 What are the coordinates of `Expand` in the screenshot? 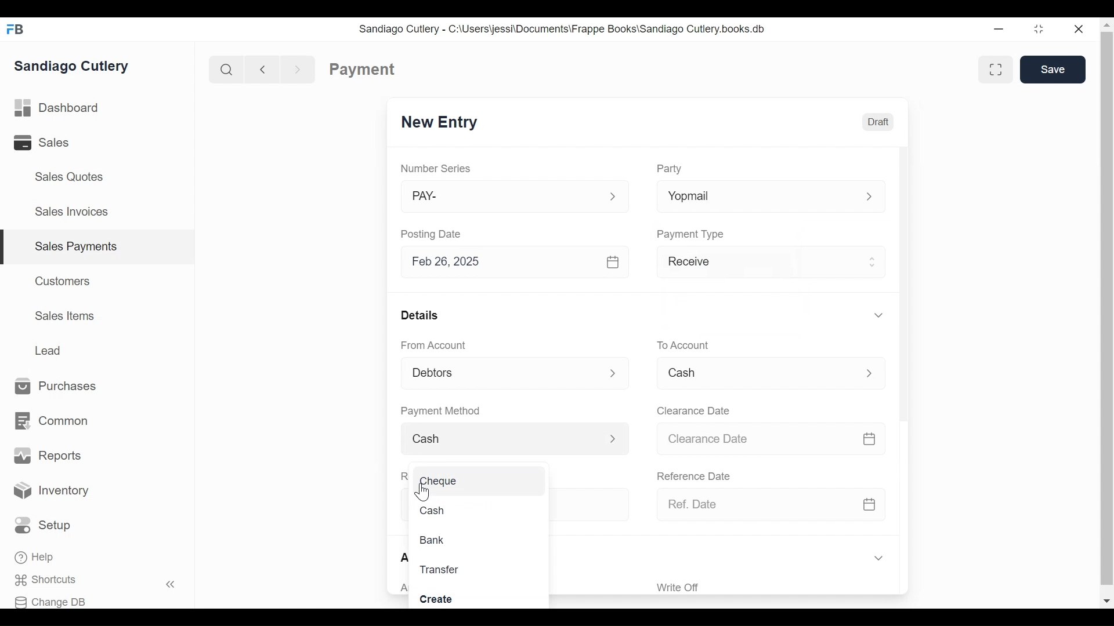 It's located at (869, 373).